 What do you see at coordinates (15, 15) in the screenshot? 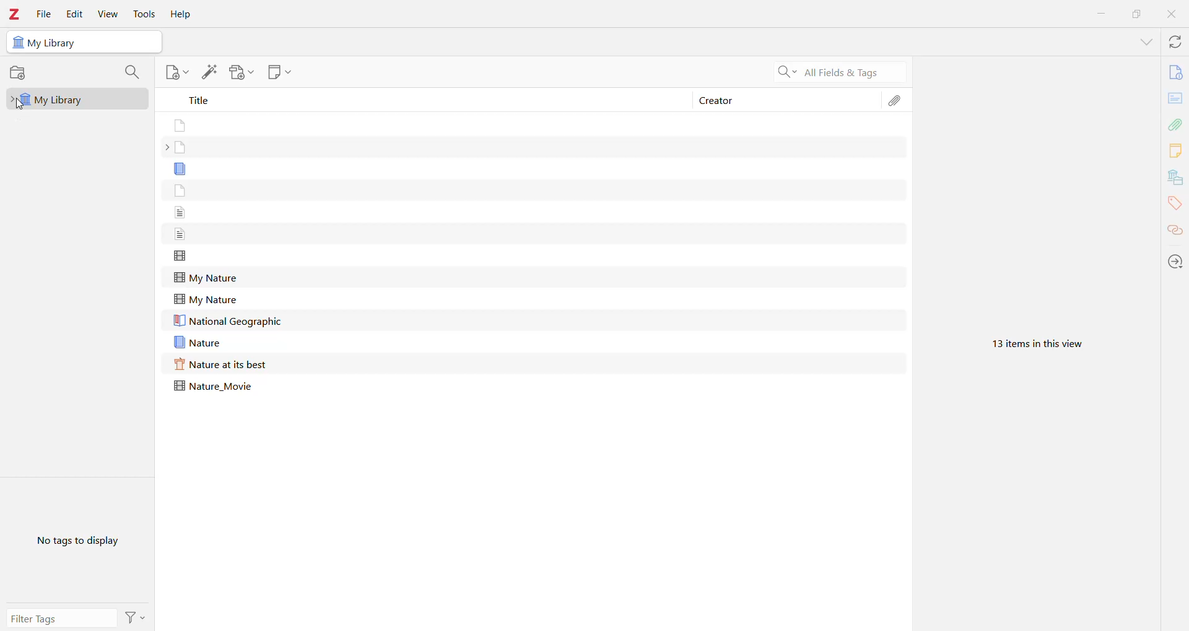
I see `Application Logo` at bounding box center [15, 15].